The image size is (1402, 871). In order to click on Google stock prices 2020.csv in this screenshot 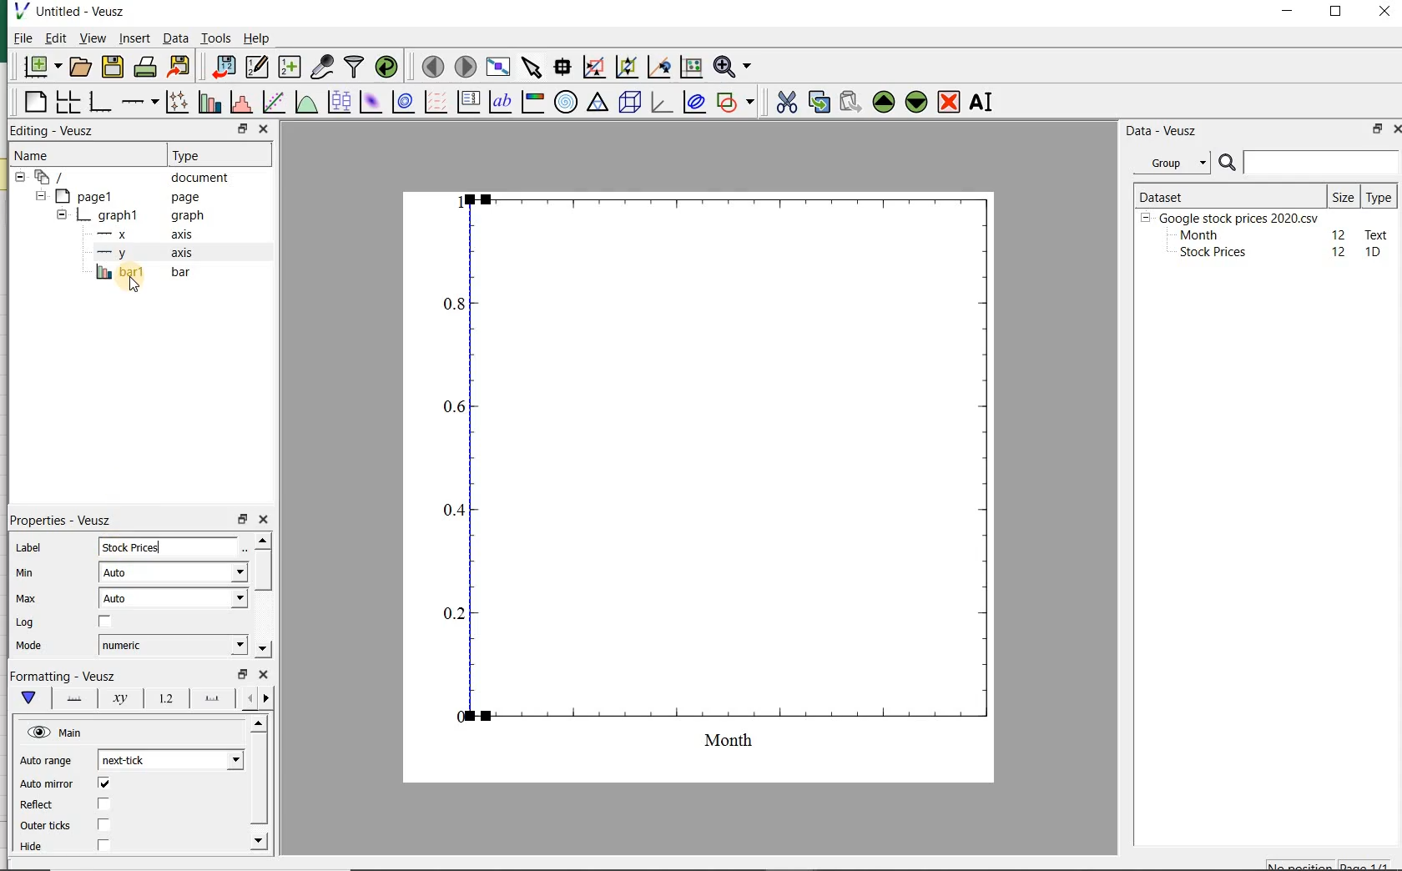, I will do `click(1233, 217)`.